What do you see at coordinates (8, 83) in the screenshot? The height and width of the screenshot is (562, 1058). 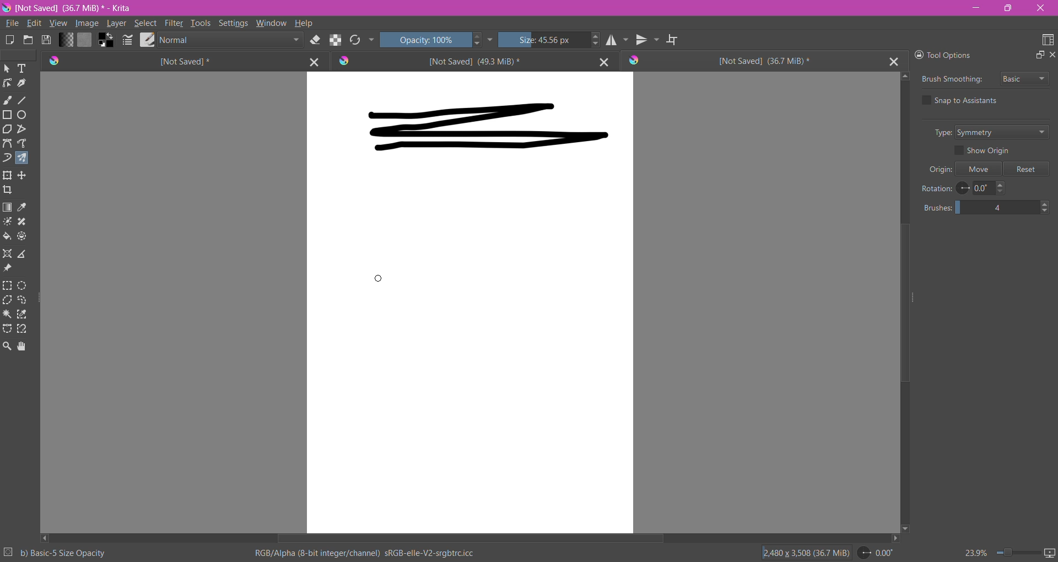 I see `Edit Shapes Tool` at bounding box center [8, 83].